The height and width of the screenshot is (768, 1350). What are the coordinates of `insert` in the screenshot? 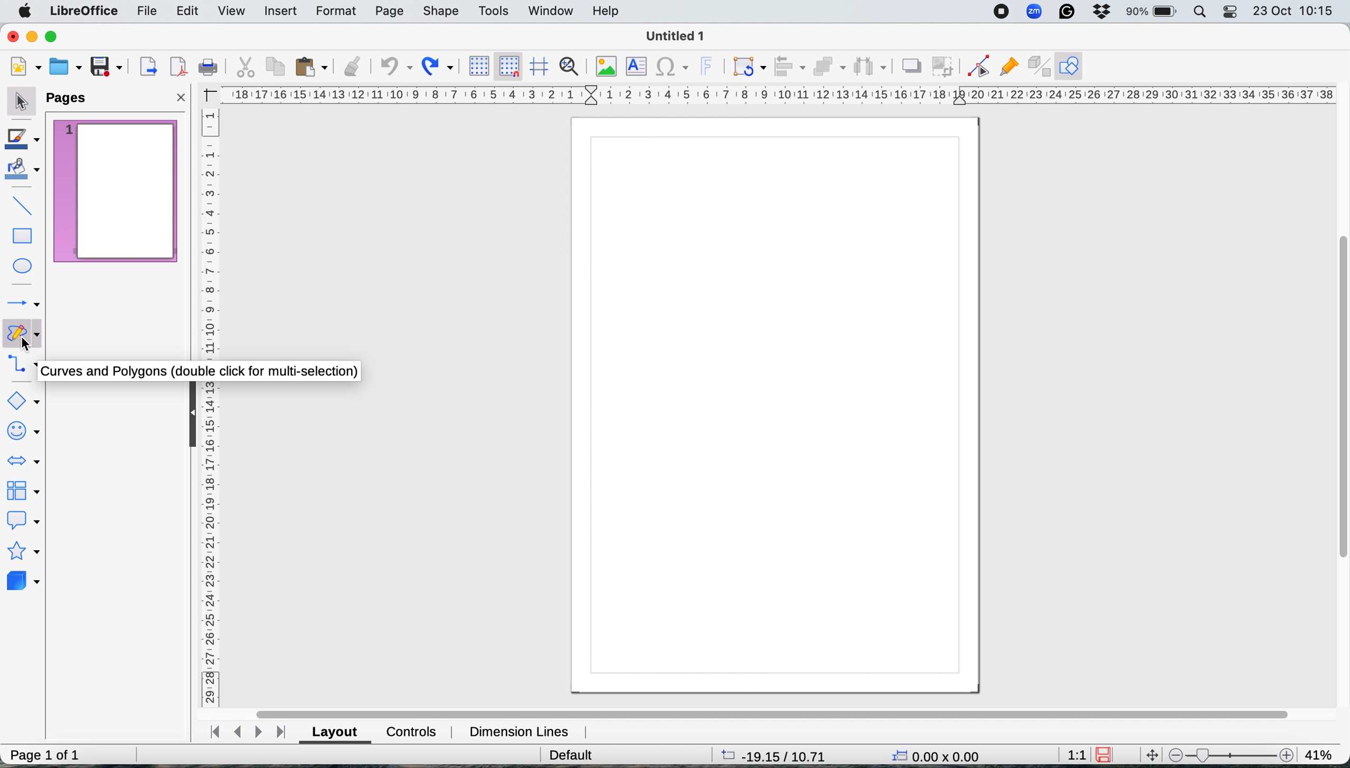 It's located at (282, 12).